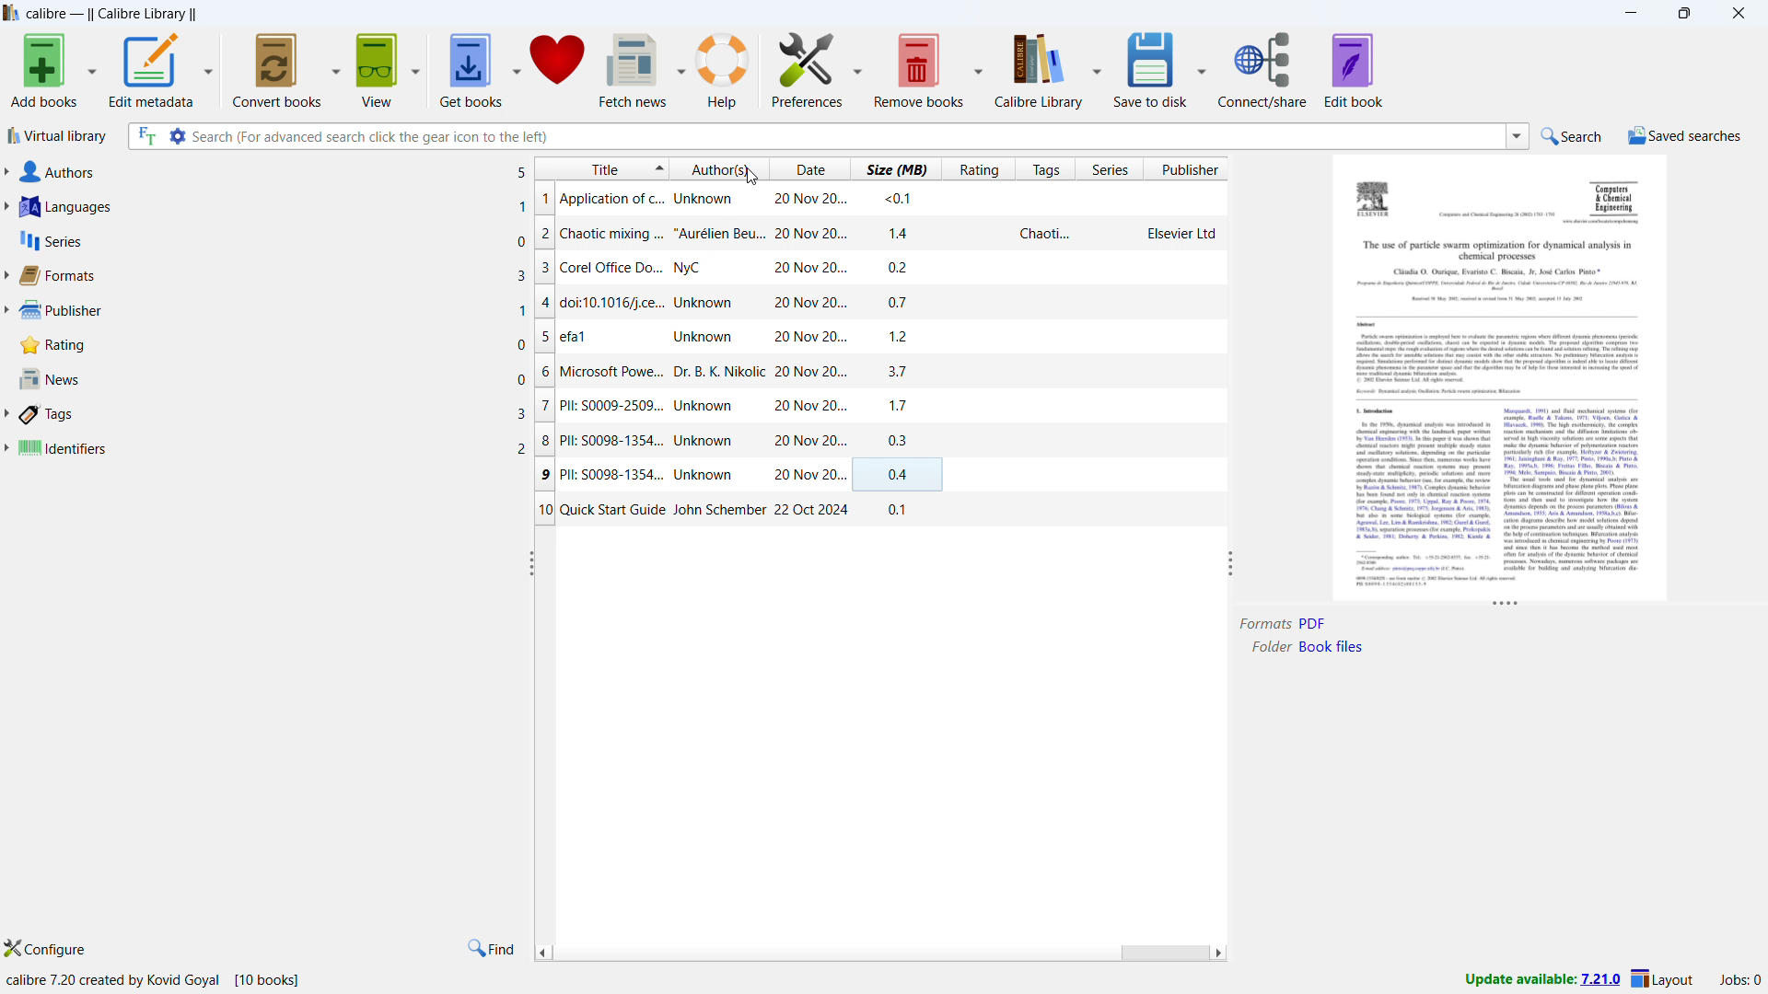 This screenshot has width=1768, height=994. What do you see at coordinates (1739, 977) in the screenshot?
I see `active jobs` at bounding box center [1739, 977].